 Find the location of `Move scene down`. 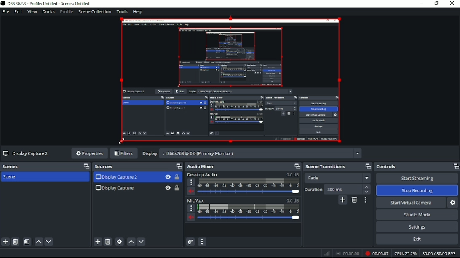

Move scene down is located at coordinates (48, 242).